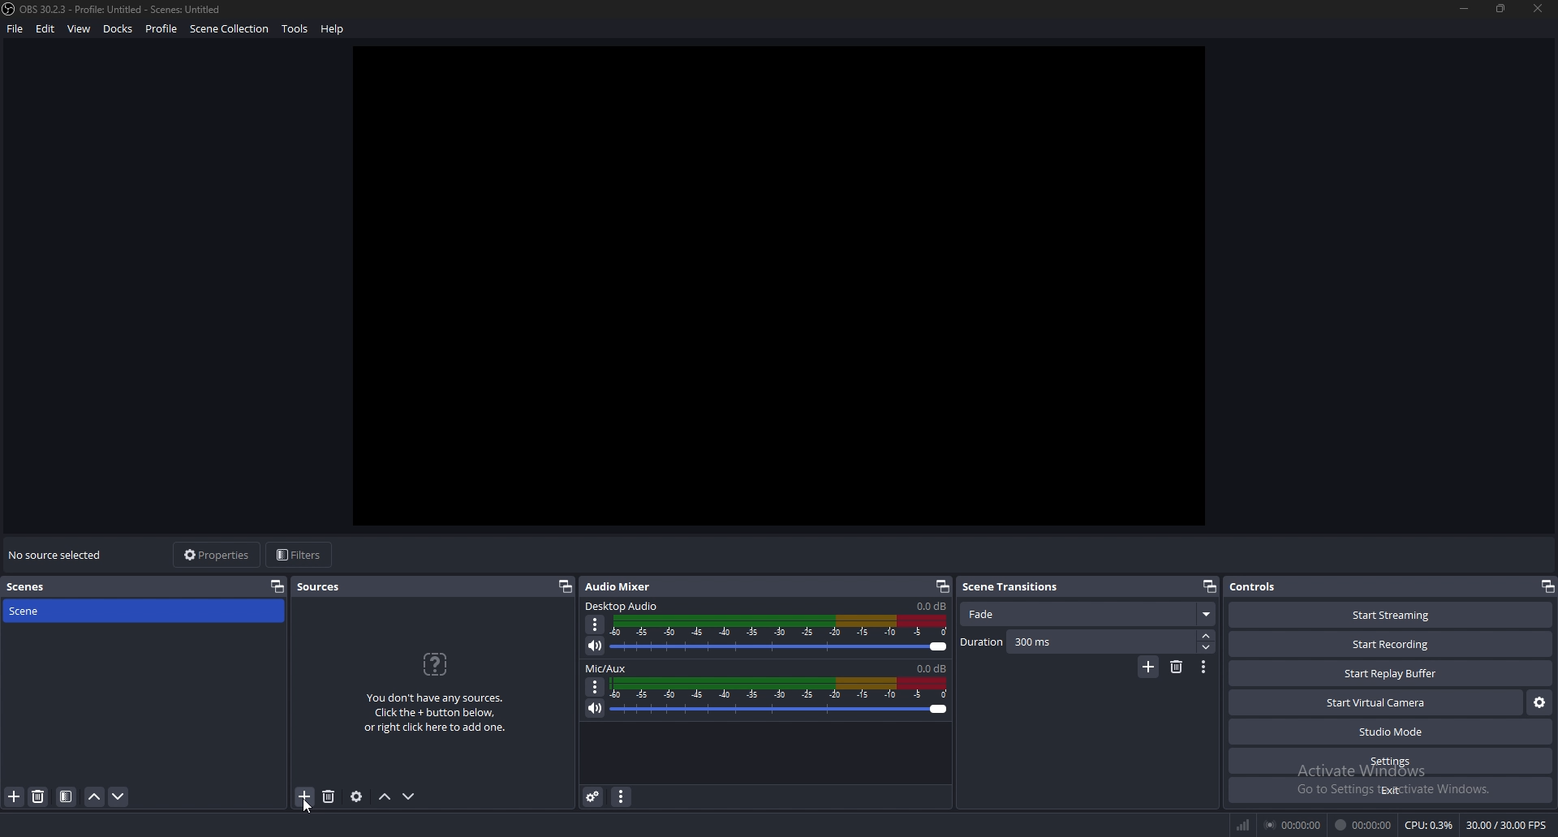  I want to click on start replay buffer, so click(1392, 673).